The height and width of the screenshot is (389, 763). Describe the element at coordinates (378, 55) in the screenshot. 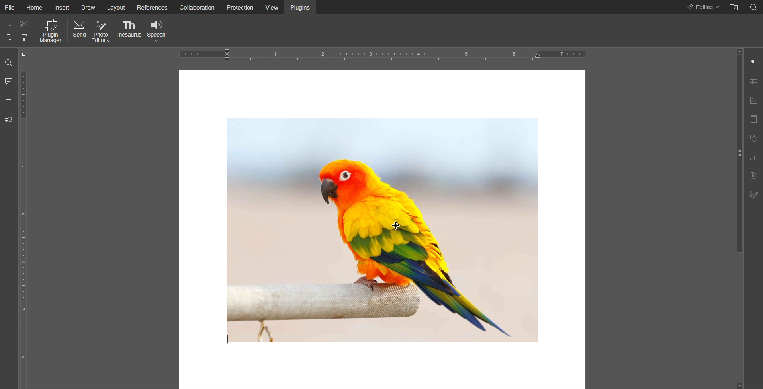

I see `Horizontal Ruler` at that location.